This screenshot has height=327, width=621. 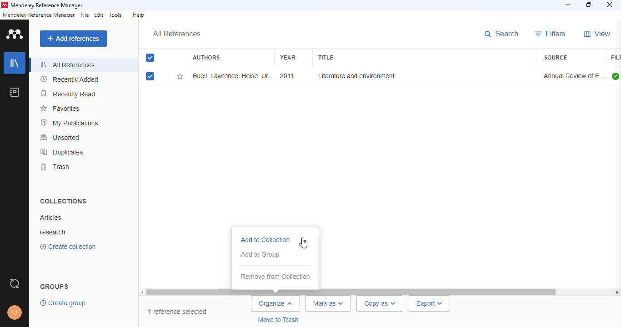 I want to click on mark as, so click(x=329, y=304).